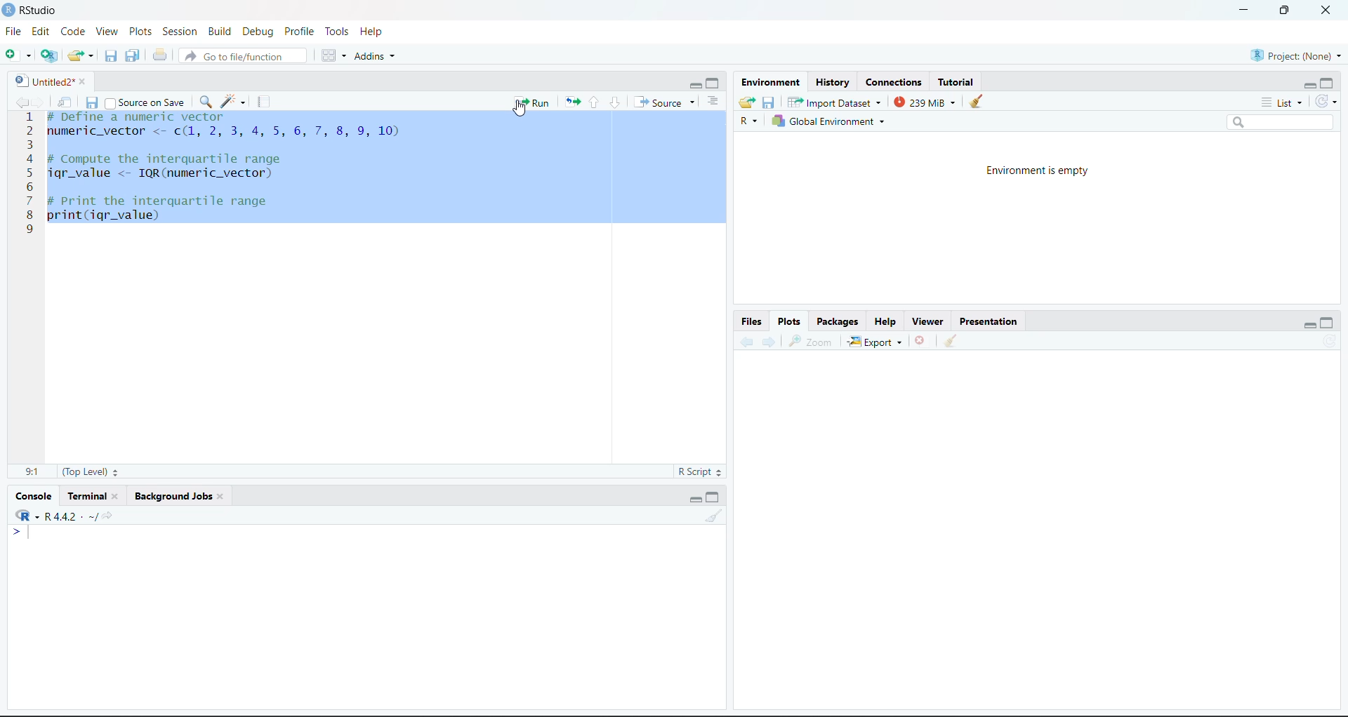  I want to click on Minimize, so click(694, 497).